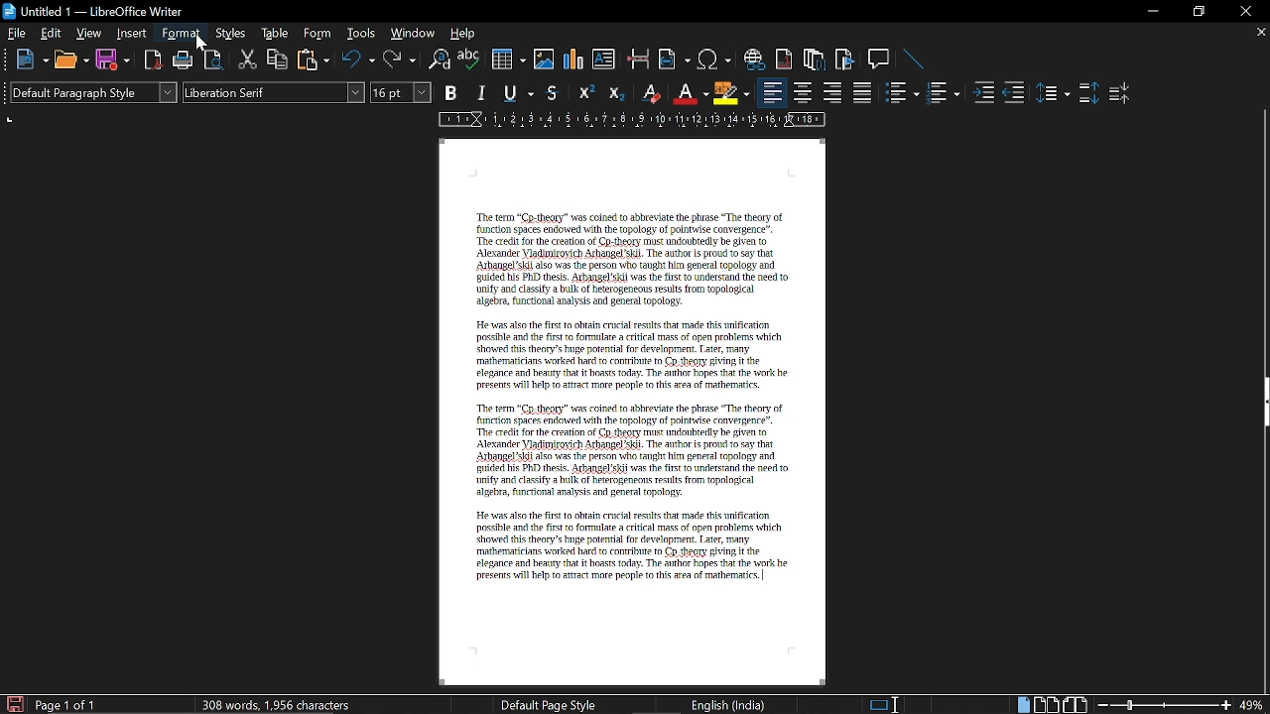  What do you see at coordinates (1075, 702) in the screenshot?
I see `Book view` at bounding box center [1075, 702].